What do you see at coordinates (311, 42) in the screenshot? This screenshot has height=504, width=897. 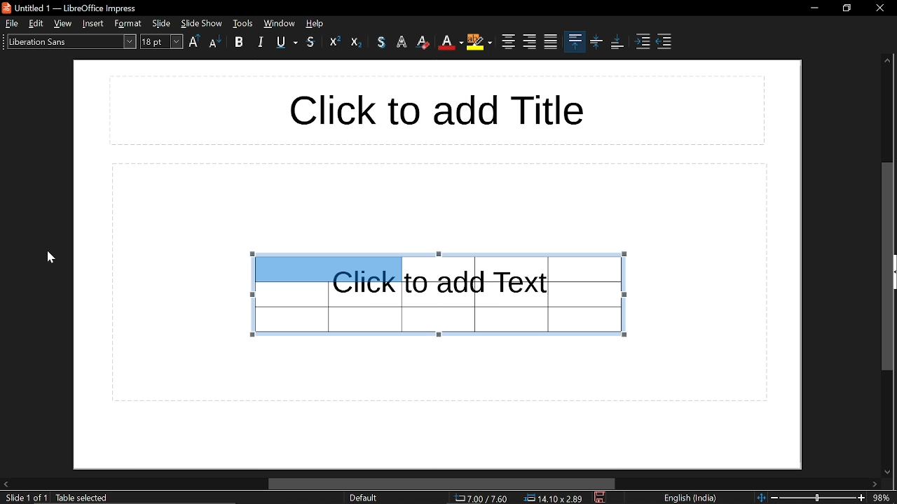 I see `srikethrough` at bounding box center [311, 42].